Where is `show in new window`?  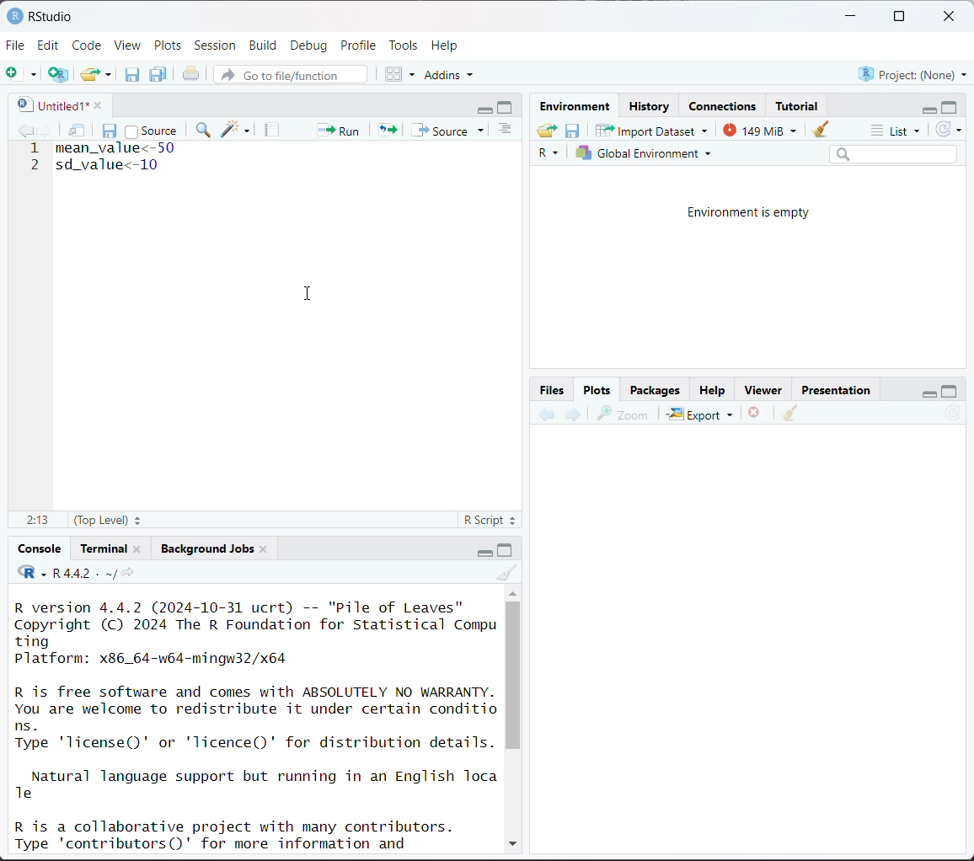
show in new window is located at coordinates (78, 131).